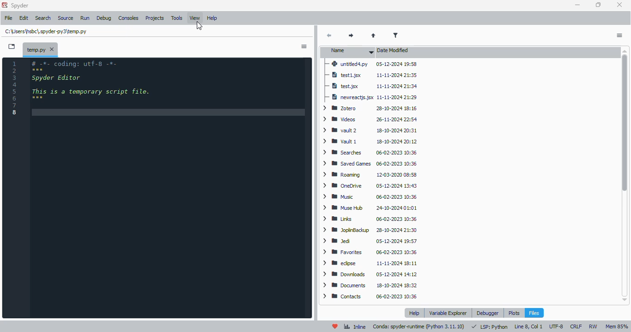  What do you see at coordinates (371, 241) in the screenshot?
I see `Jed` at bounding box center [371, 241].